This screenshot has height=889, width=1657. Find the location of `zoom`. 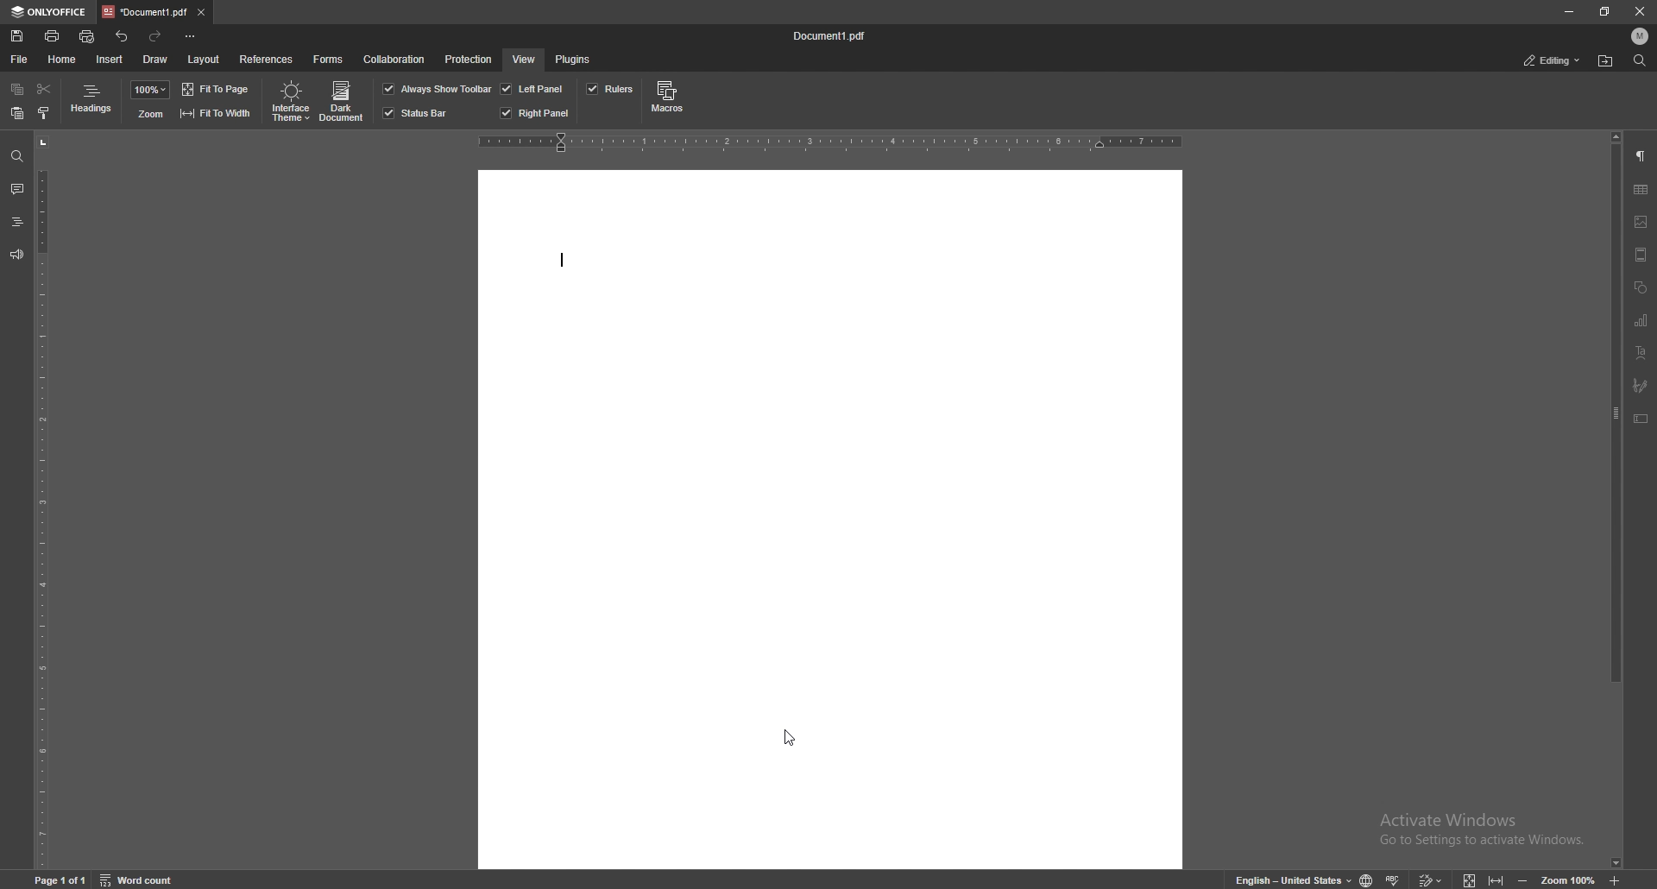

zoom is located at coordinates (150, 90).